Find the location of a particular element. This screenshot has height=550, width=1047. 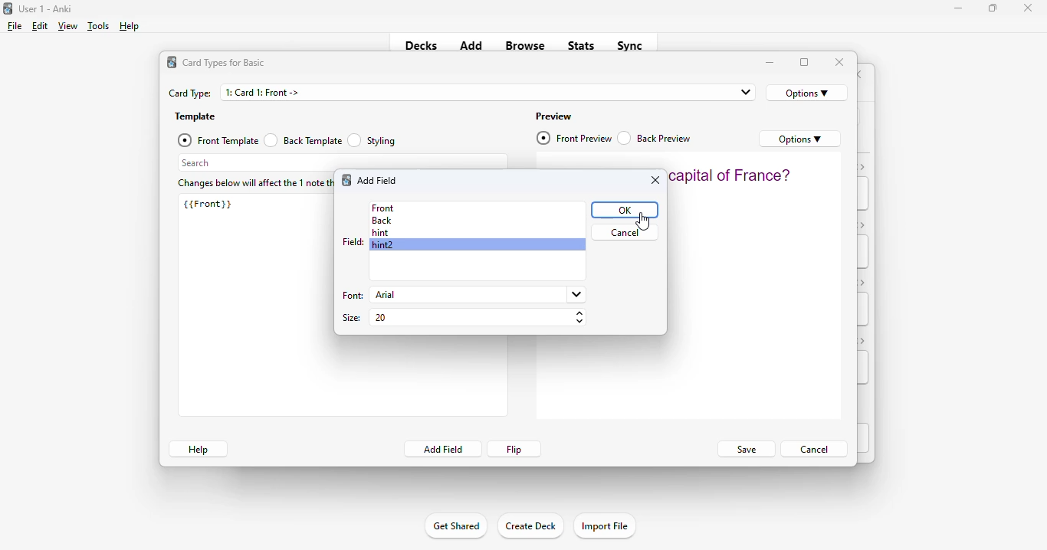

decks is located at coordinates (422, 45).